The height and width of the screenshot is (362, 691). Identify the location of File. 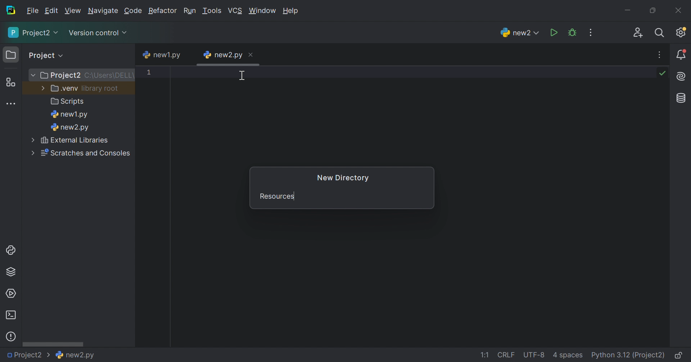
(32, 11).